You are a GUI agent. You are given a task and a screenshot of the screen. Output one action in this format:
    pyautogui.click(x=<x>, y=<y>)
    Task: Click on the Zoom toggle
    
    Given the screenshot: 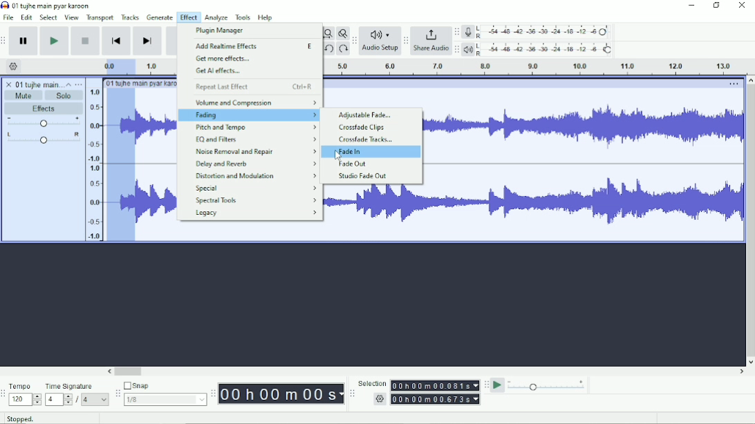 What is the action you would take?
    pyautogui.click(x=342, y=33)
    